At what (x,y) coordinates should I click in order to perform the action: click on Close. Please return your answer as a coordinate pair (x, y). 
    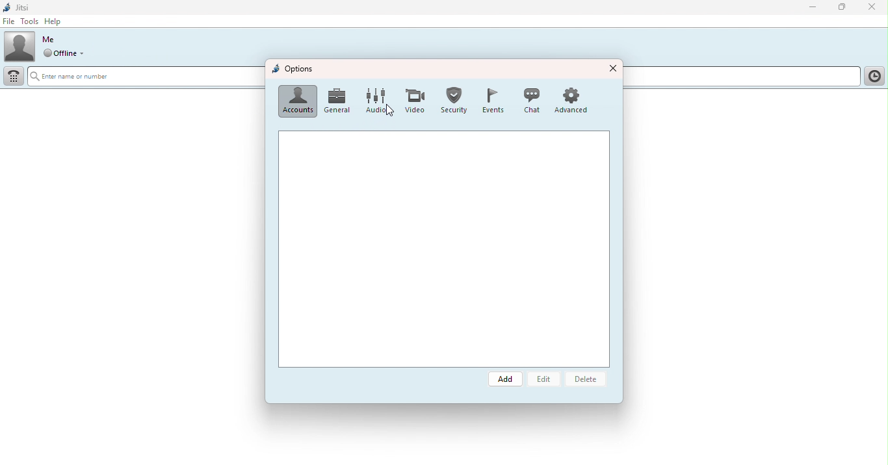
    Looking at the image, I should click on (612, 67).